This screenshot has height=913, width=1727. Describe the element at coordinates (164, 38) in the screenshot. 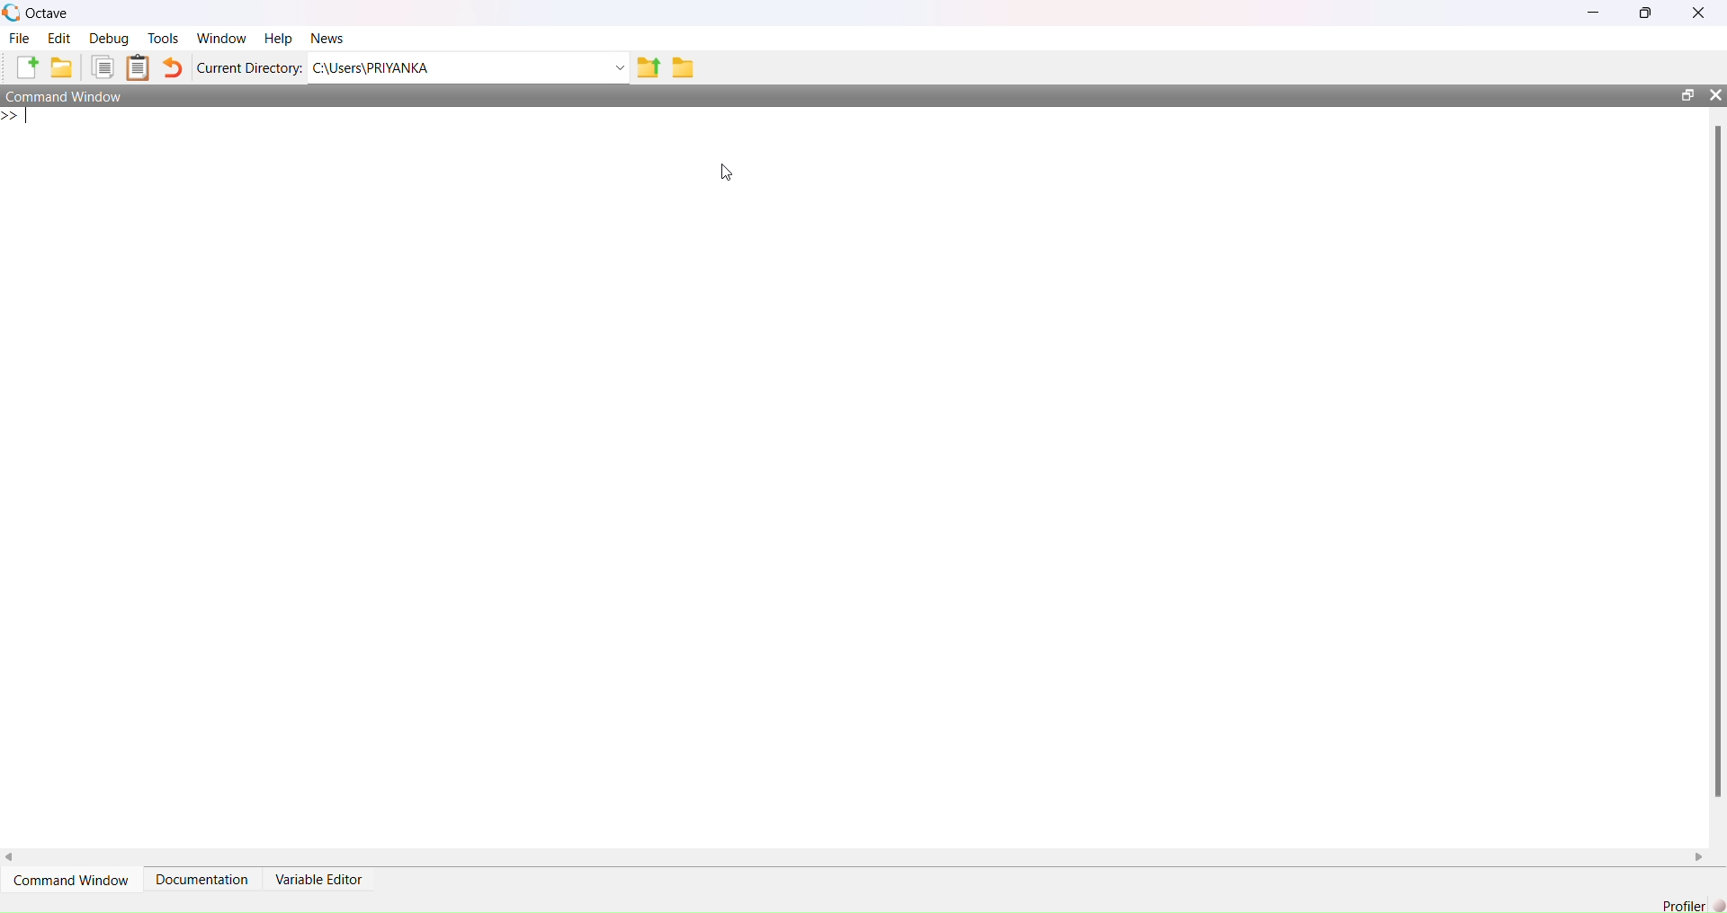

I see `Tools` at that location.